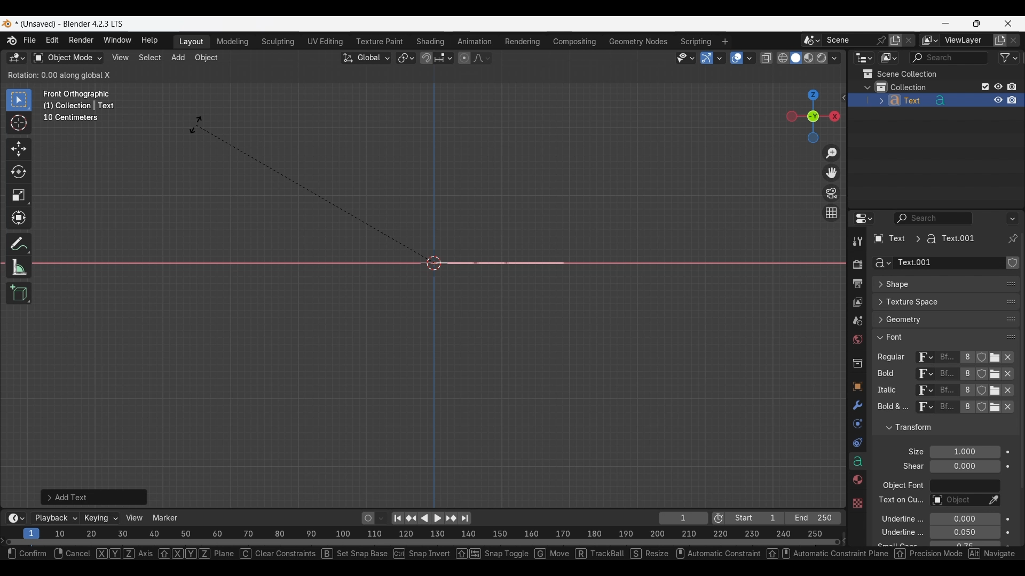 The image size is (1025, 576). Describe the element at coordinates (1012, 239) in the screenshot. I see `Toggle pin ID` at that location.